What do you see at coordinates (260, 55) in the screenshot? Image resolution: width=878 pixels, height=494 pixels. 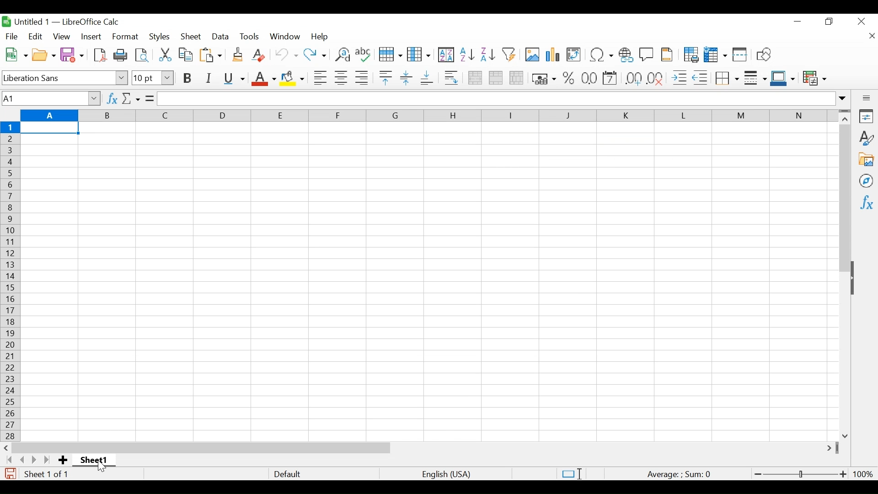 I see `Clear Direct Formatting` at bounding box center [260, 55].